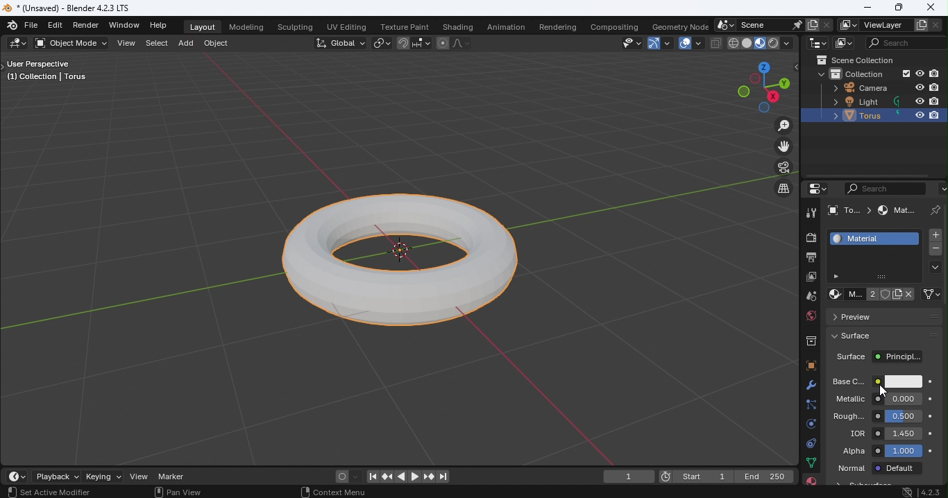 The image size is (948, 498). What do you see at coordinates (917, 115) in the screenshot?
I see `Hide in viewpoint` at bounding box center [917, 115].